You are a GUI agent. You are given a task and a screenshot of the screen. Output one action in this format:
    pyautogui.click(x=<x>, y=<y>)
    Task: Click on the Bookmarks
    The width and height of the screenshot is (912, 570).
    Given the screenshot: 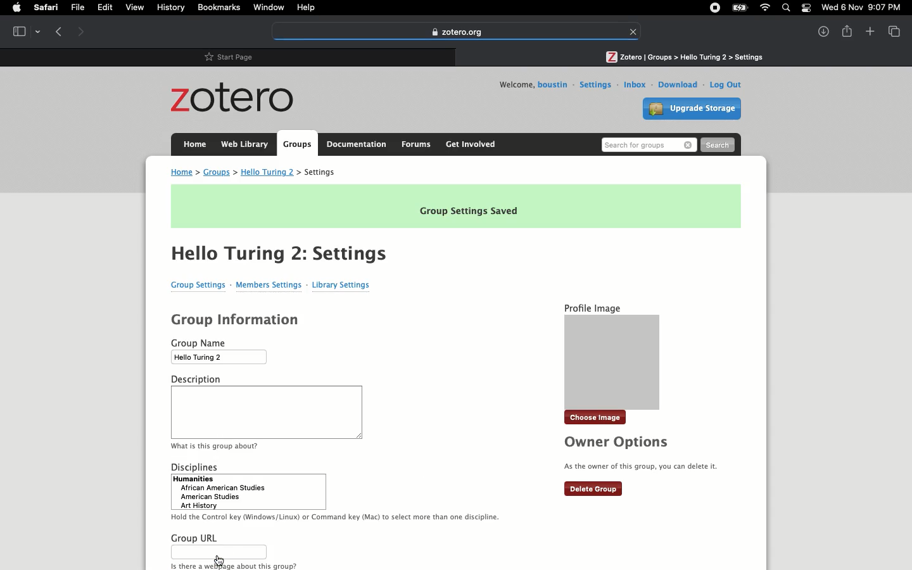 What is the action you would take?
    pyautogui.click(x=219, y=8)
    